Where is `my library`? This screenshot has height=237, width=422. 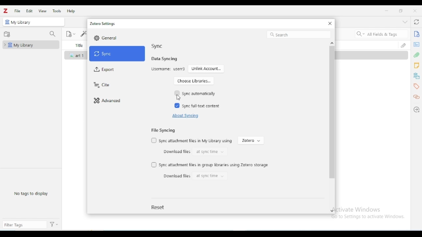
my library is located at coordinates (22, 22).